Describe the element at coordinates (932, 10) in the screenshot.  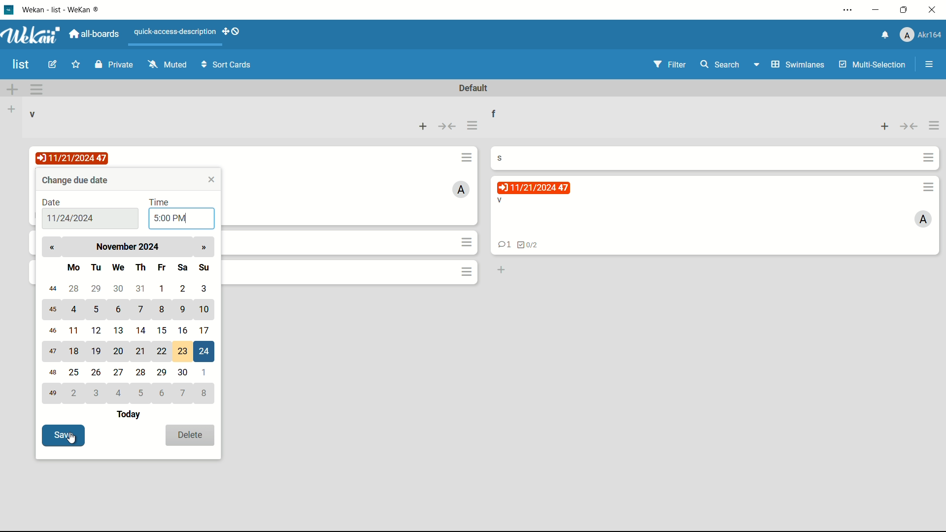
I see `close app` at that location.